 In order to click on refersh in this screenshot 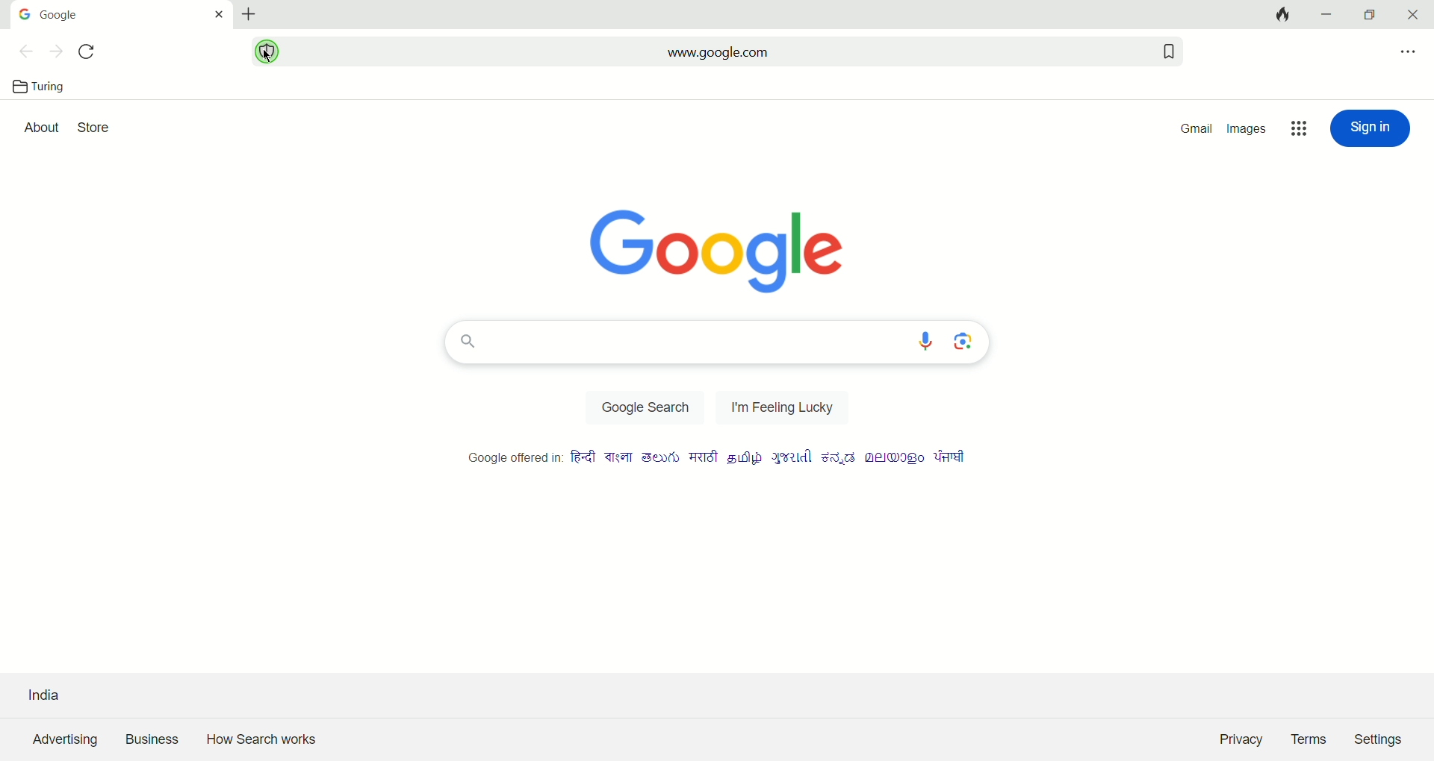, I will do `click(90, 52)`.